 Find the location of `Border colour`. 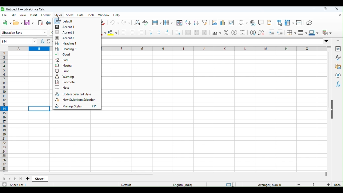

Border colour is located at coordinates (314, 33).